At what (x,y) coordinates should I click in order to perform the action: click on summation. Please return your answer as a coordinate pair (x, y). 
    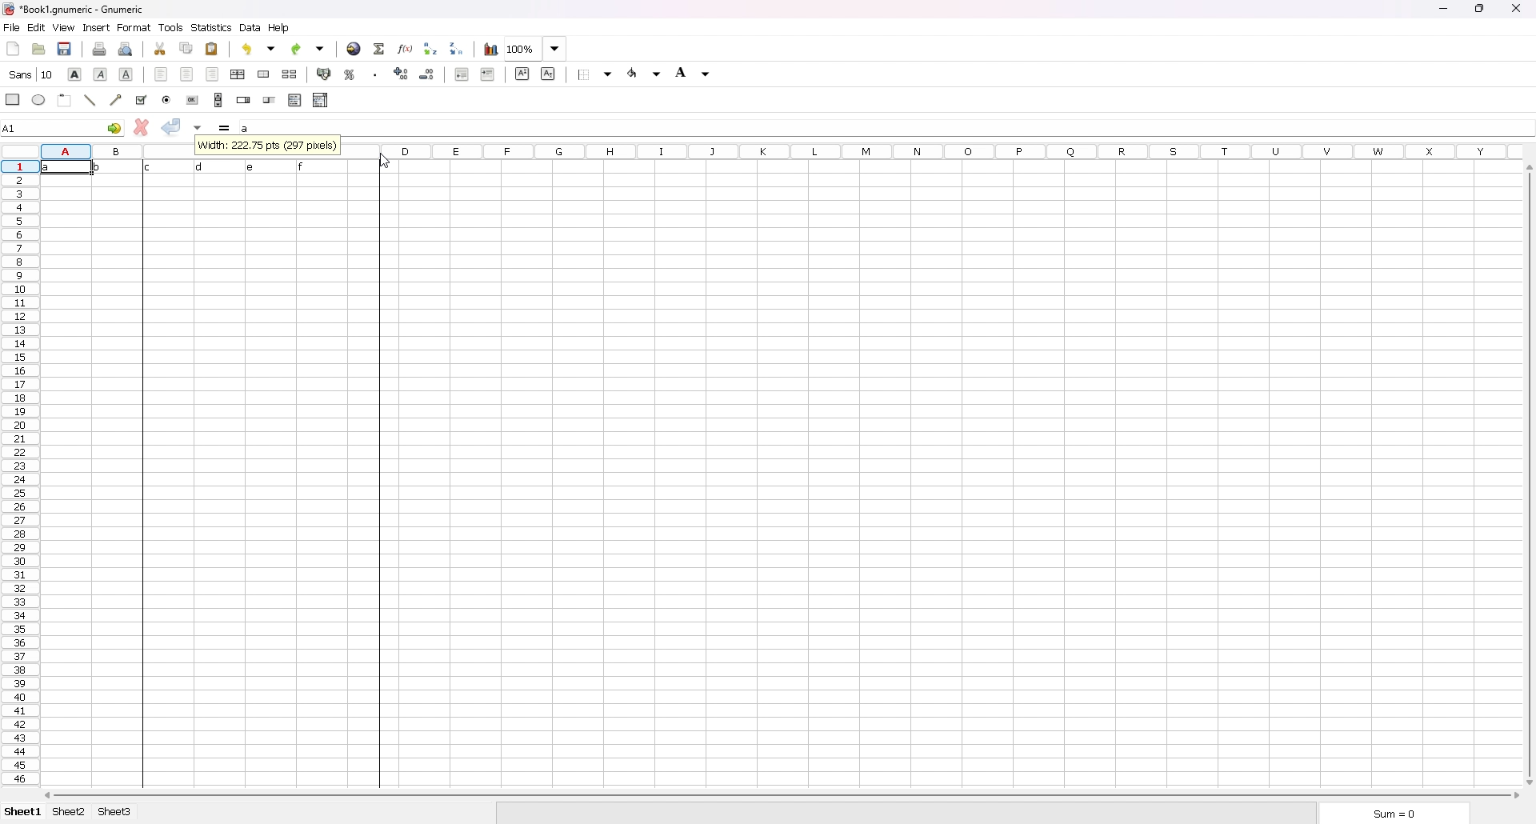
    Looking at the image, I should click on (380, 48).